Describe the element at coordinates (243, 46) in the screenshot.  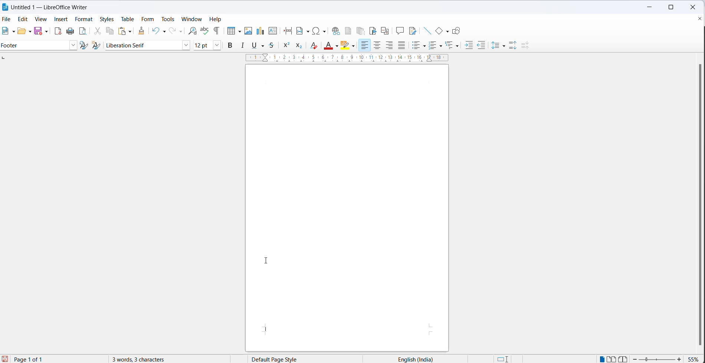
I see `italic` at that location.